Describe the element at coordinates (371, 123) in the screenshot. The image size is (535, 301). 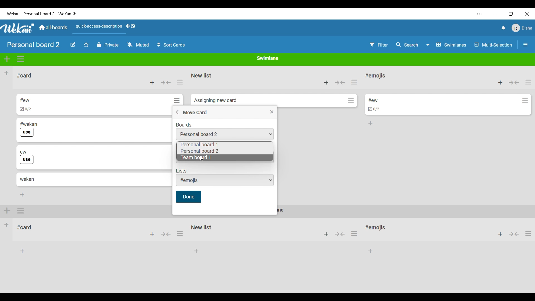
I see `Add card to bottom of list` at that location.